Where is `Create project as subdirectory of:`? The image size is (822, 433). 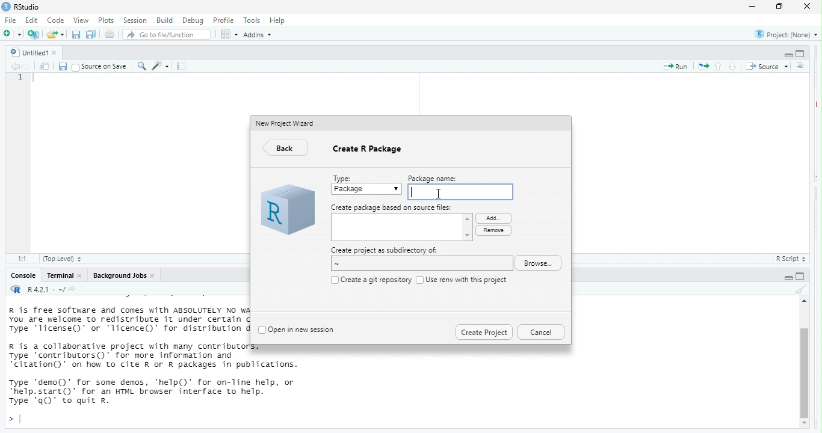 Create project as subdirectory of: is located at coordinates (385, 250).